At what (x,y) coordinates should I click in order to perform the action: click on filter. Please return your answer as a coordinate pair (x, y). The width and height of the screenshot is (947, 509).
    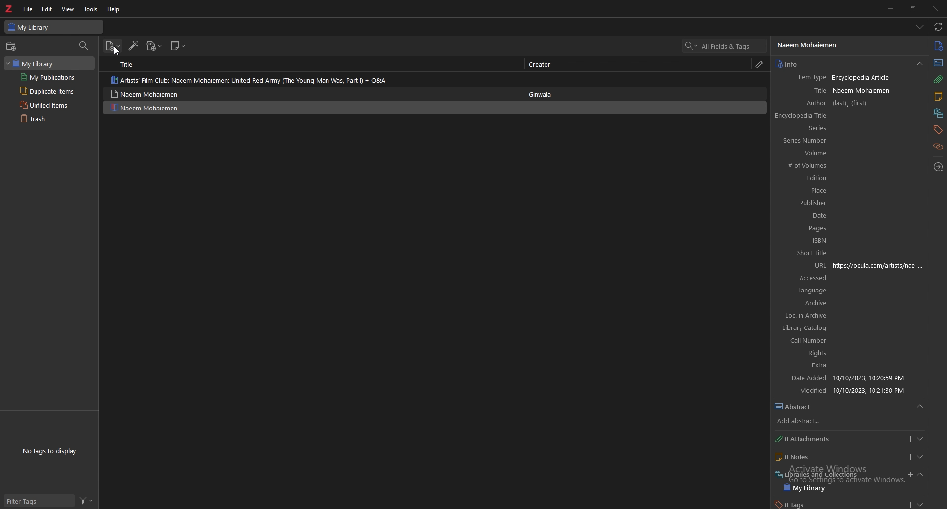
    Looking at the image, I should click on (86, 500).